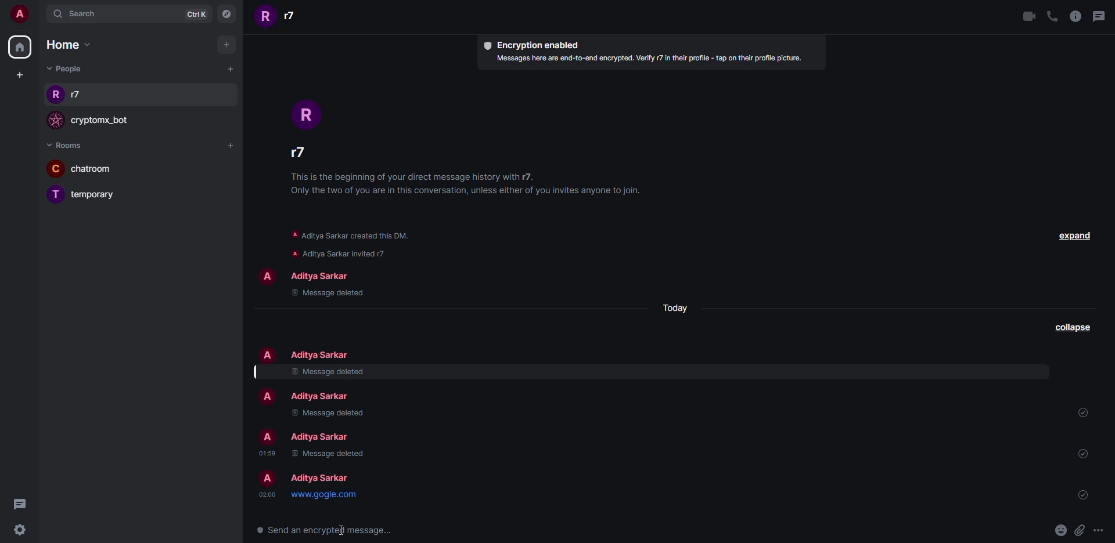  I want to click on people, so click(79, 96).